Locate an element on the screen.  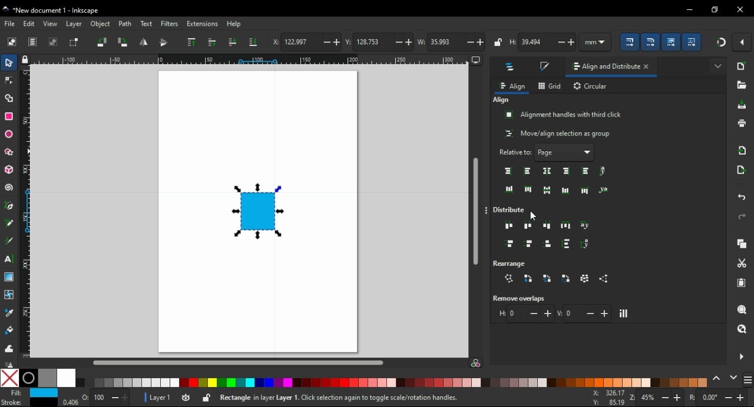
rotate object 90 is located at coordinates (124, 42).